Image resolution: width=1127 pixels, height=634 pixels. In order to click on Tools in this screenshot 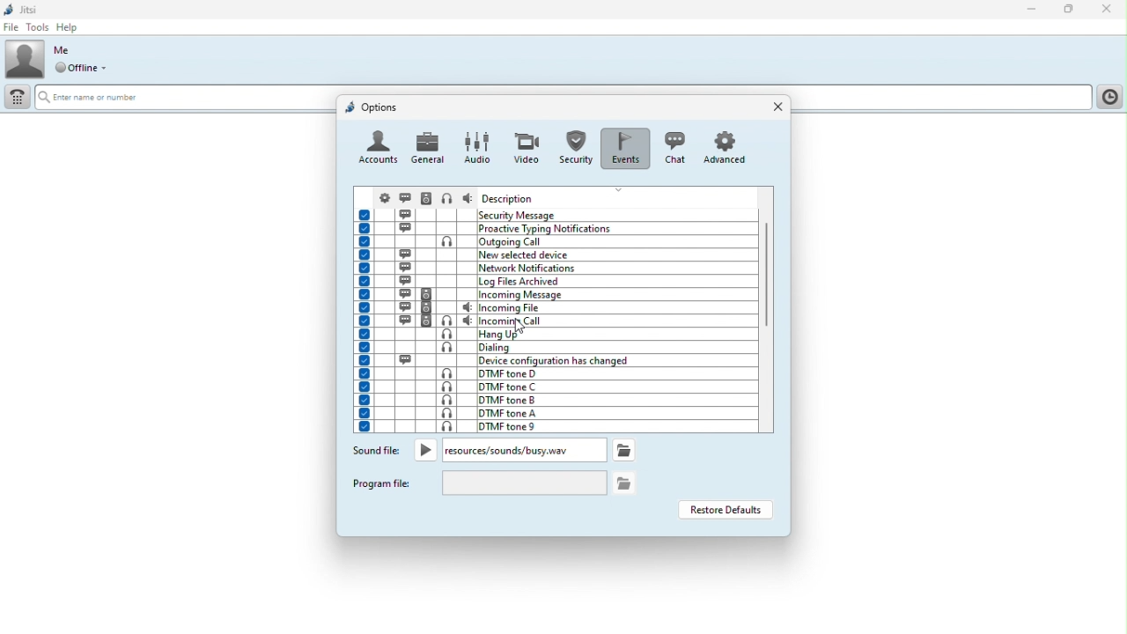, I will do `click(37, 27)`.